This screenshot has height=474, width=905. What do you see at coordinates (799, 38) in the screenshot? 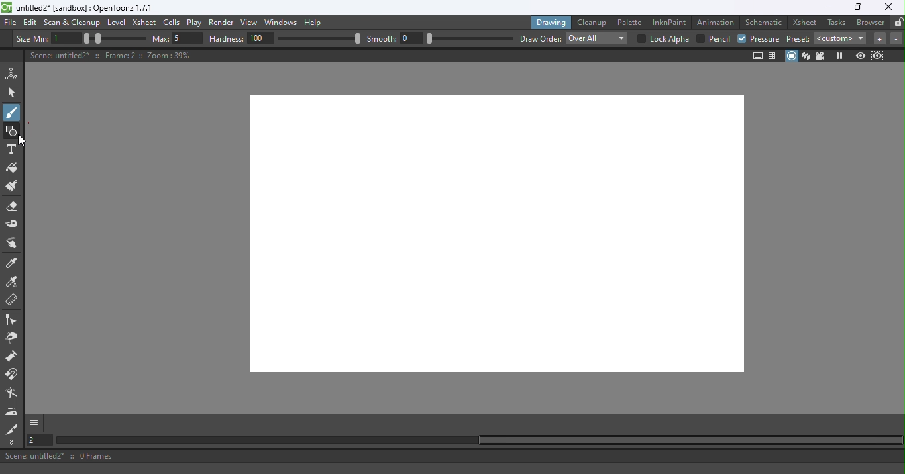
I see `Preset` at bounding box center [799, 38].